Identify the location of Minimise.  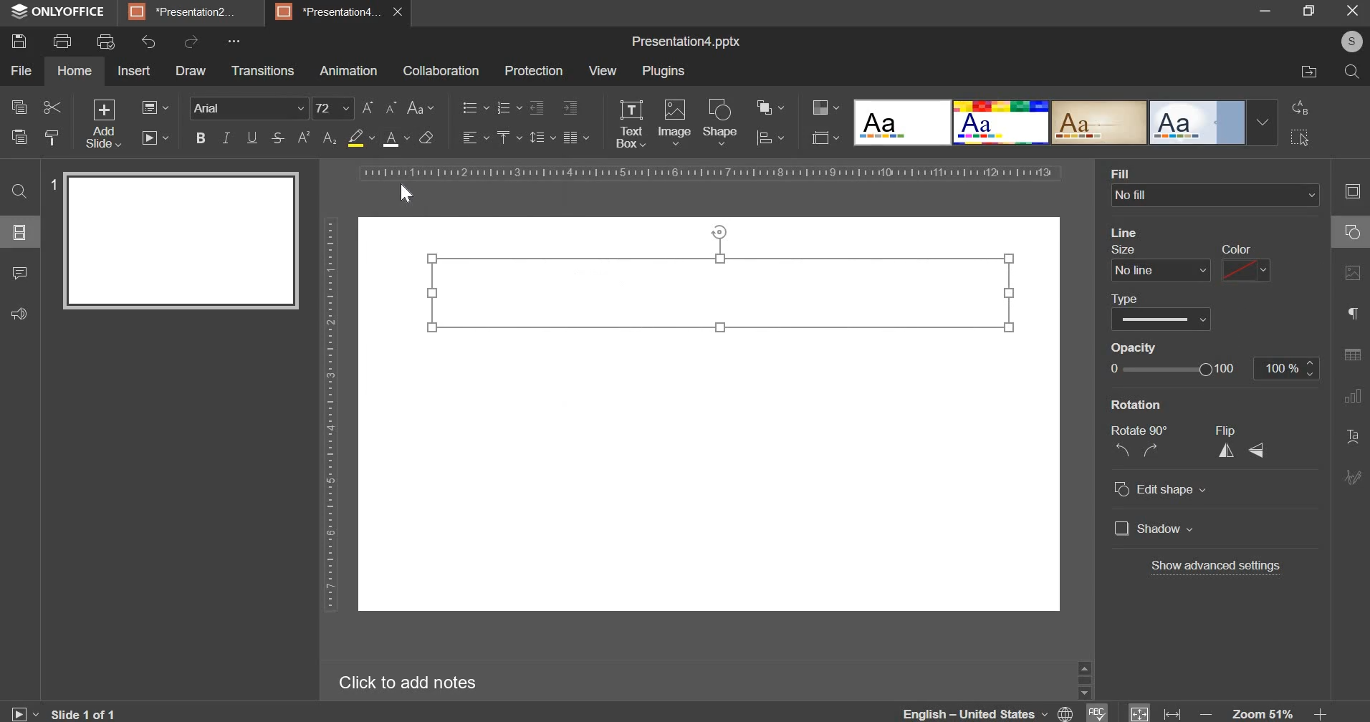
(1308, 14).